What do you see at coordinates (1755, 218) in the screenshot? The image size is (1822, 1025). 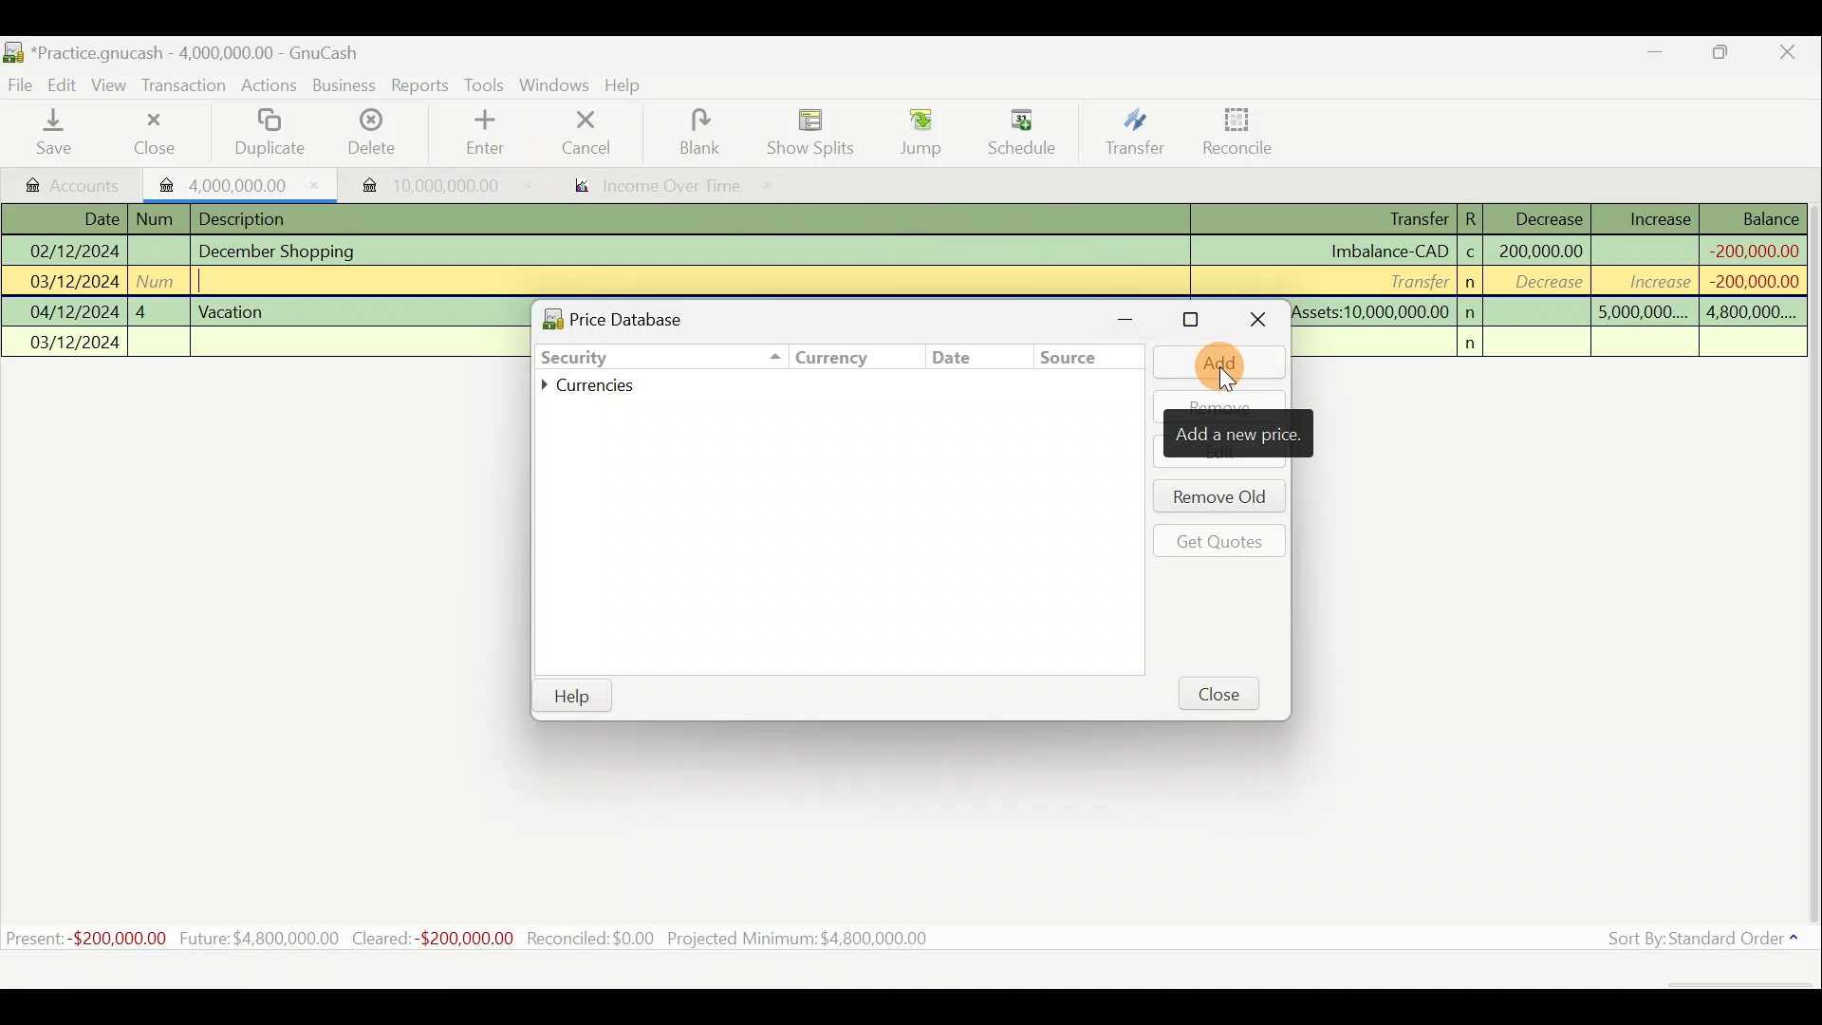 I see `Balance` at bounding box center [1755, 218].